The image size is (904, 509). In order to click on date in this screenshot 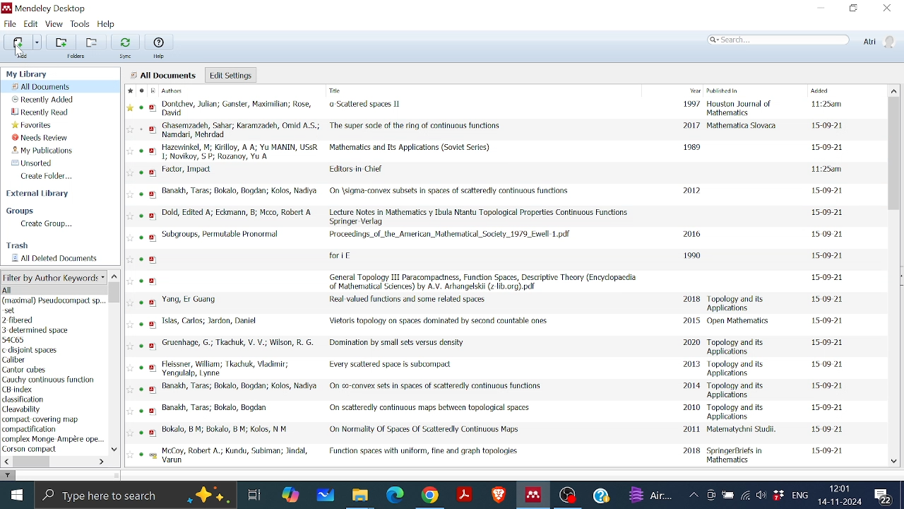, I will do `click(825, 148)`.